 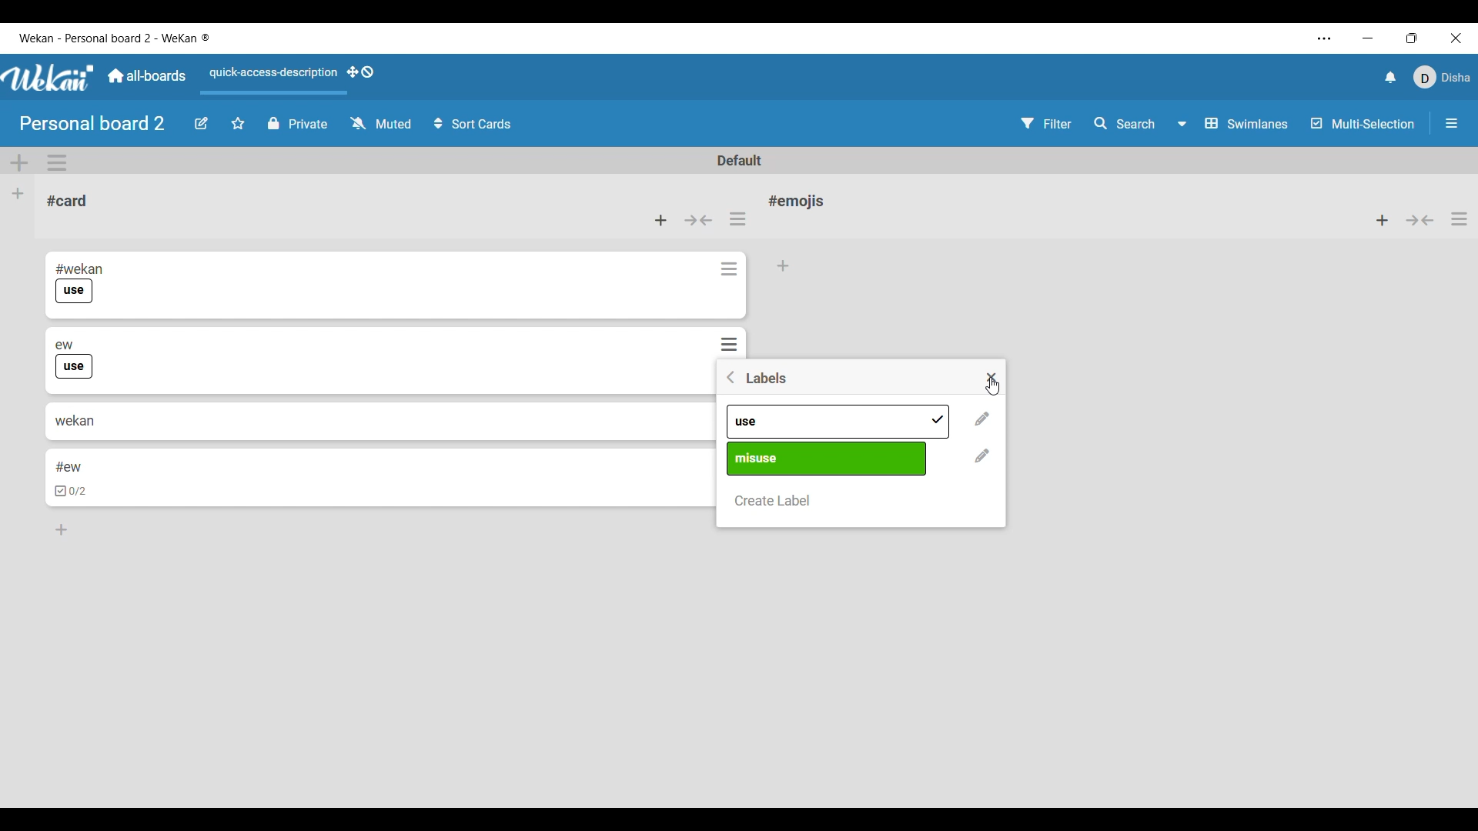 What do you see at coordinates (729, 377) in the screenshot?
I see `Go back` at bounding box center [729, 377].